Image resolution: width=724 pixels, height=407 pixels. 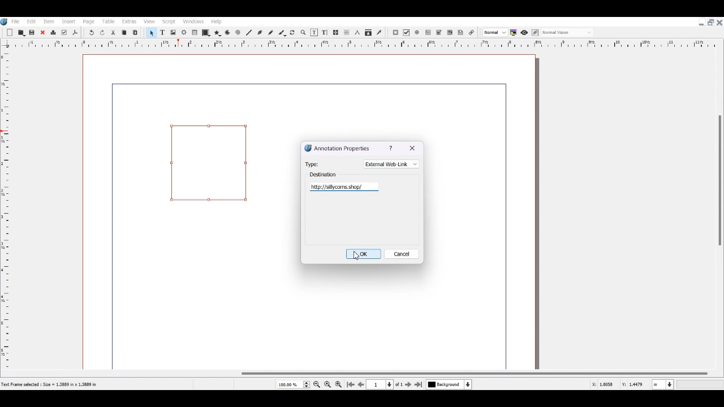 What do you see at coordinates (368, 33) in the screenshot?
I see `Copy item properties` at bounding box center [368, 33].